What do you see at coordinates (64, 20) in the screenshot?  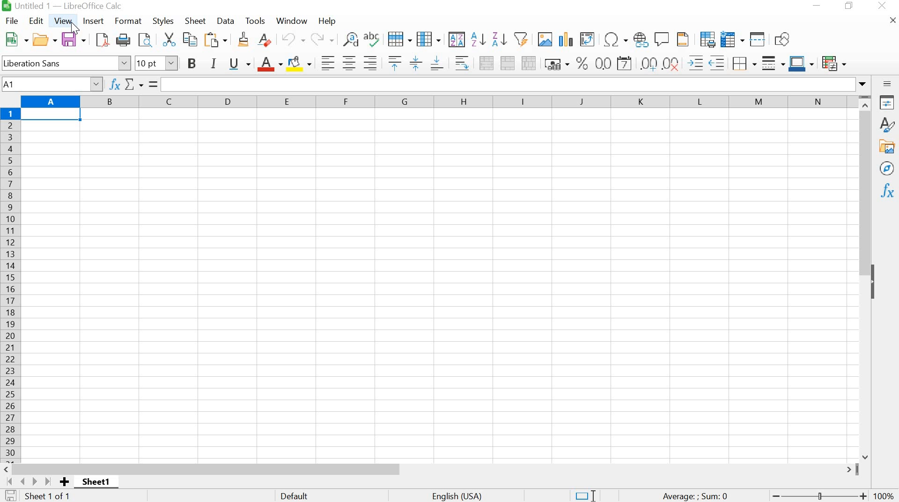 I see `VIEW` at bounding box center [64, 20].